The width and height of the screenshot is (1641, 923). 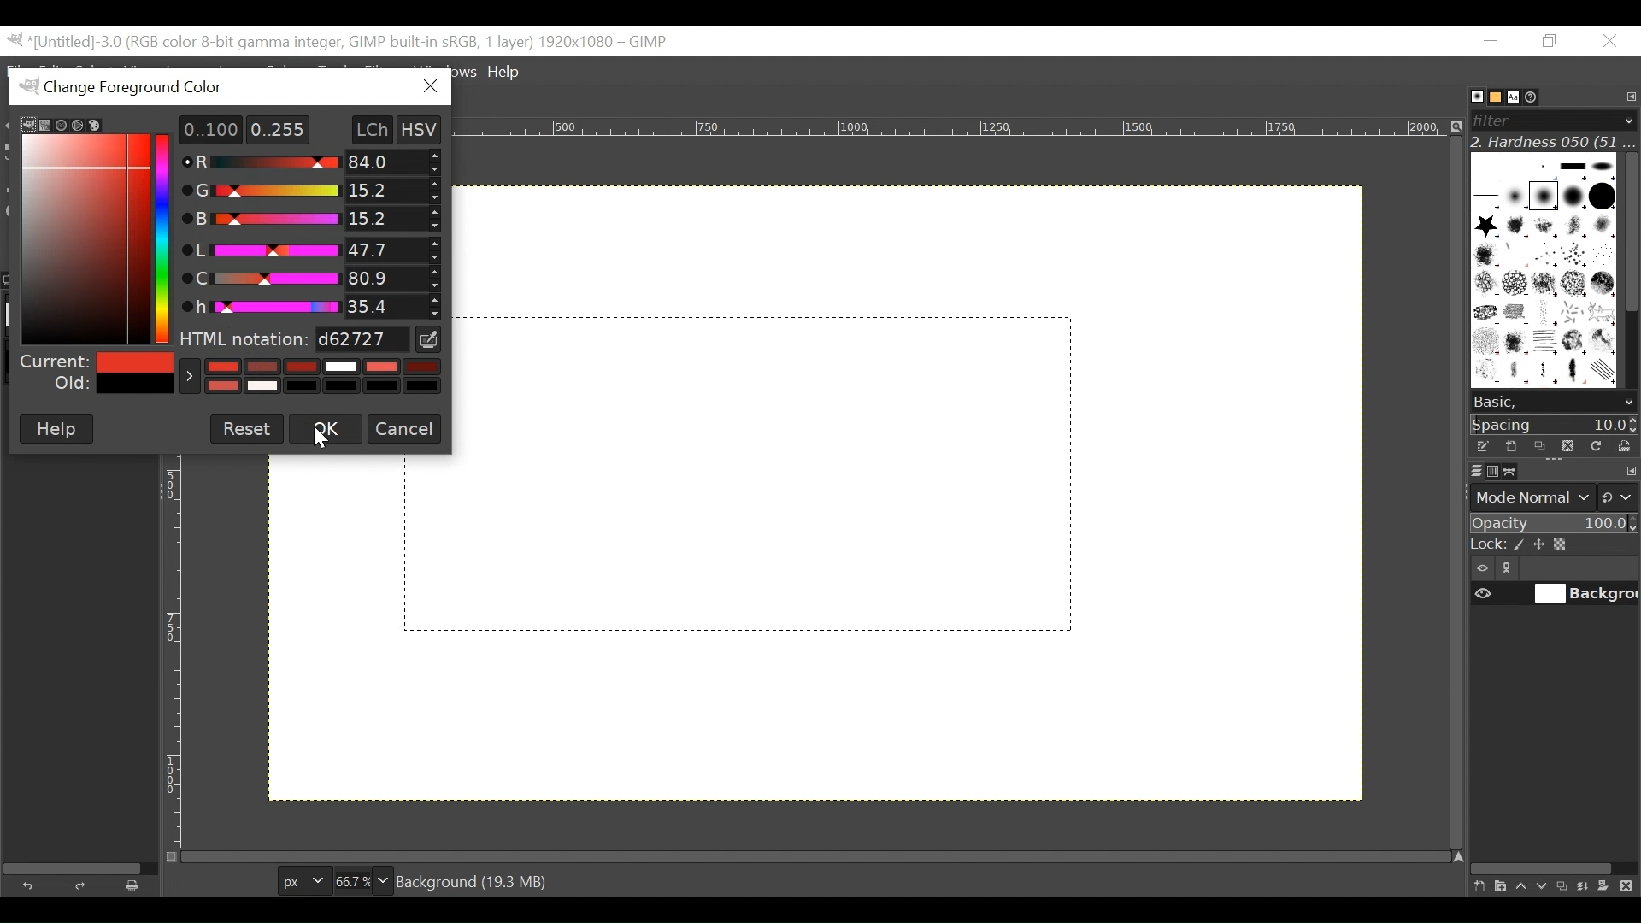 What do you see at coordinates (427, 128) in the screenshot?
I see `HSV` at bounding box center [427, 128].